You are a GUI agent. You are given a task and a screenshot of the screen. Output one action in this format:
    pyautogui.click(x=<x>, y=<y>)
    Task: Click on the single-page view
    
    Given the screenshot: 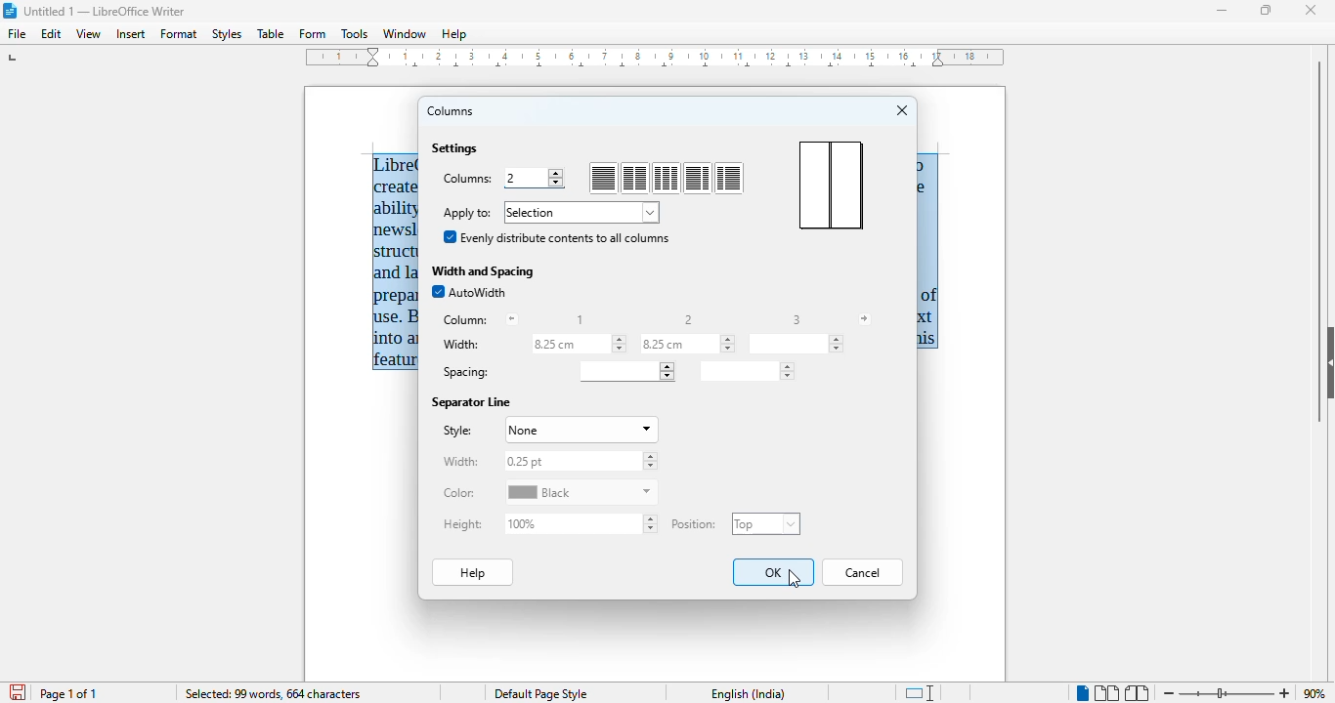 What is the action you would take?
    pyautogui.click(x=1081, y=693)
    